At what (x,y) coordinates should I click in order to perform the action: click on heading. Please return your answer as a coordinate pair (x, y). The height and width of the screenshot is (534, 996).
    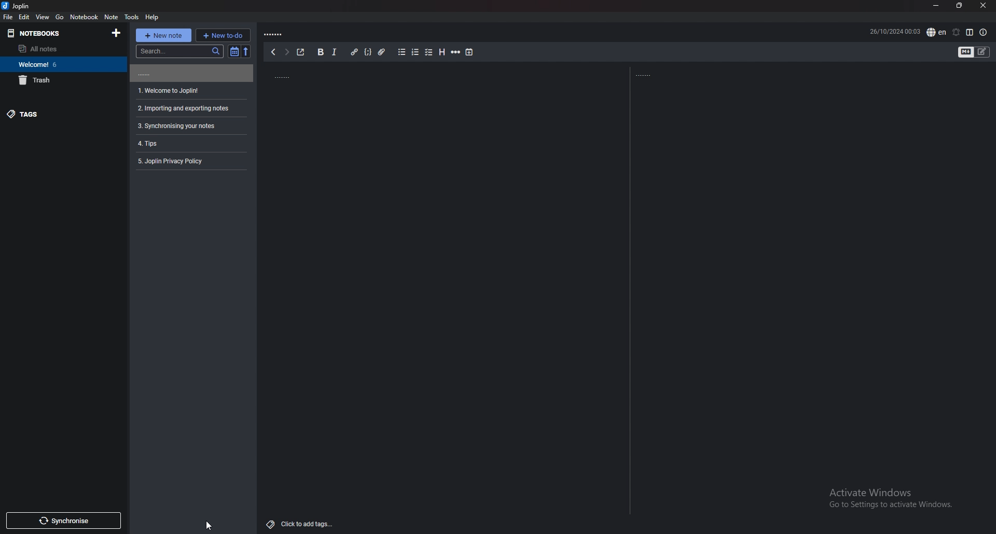
    Looking at the image, I should click on (443, 52).